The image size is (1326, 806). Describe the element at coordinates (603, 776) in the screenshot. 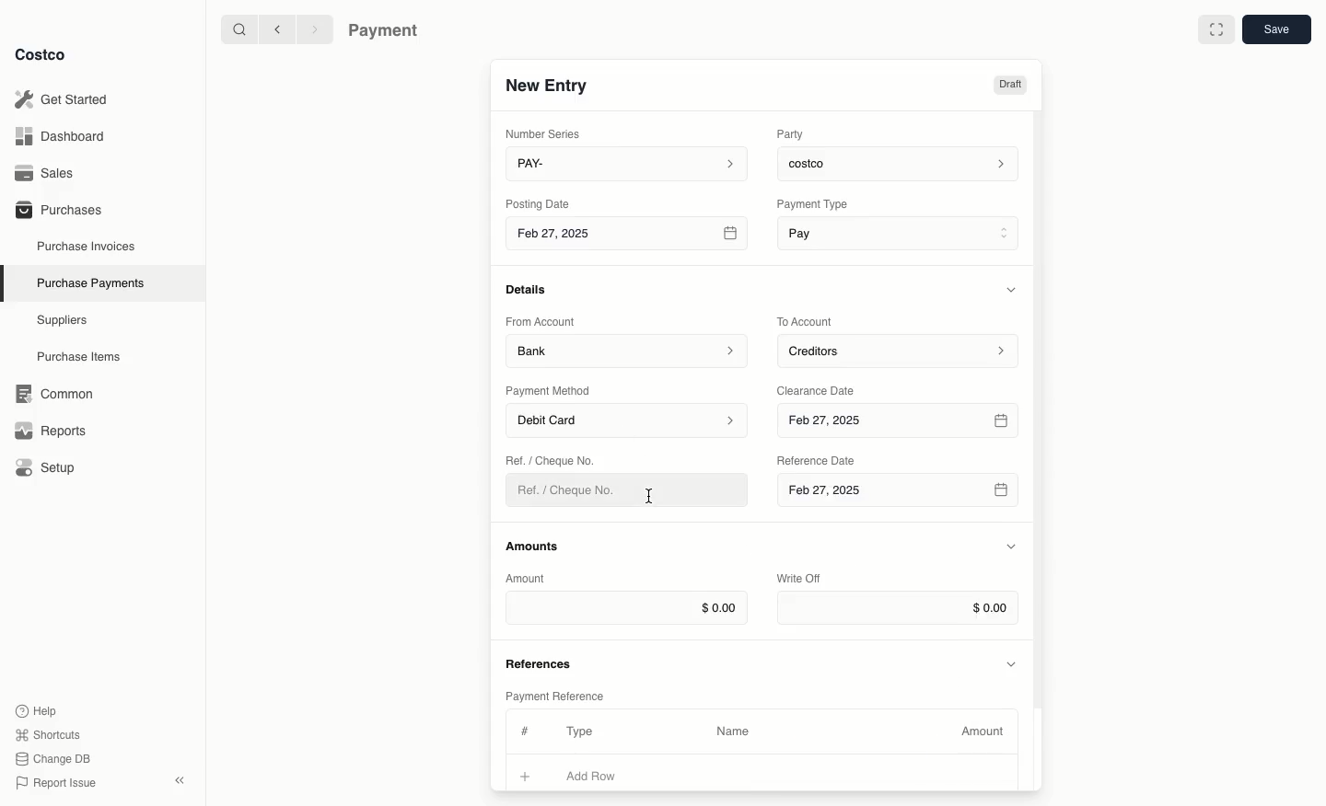

I see `Add Row` at that location.